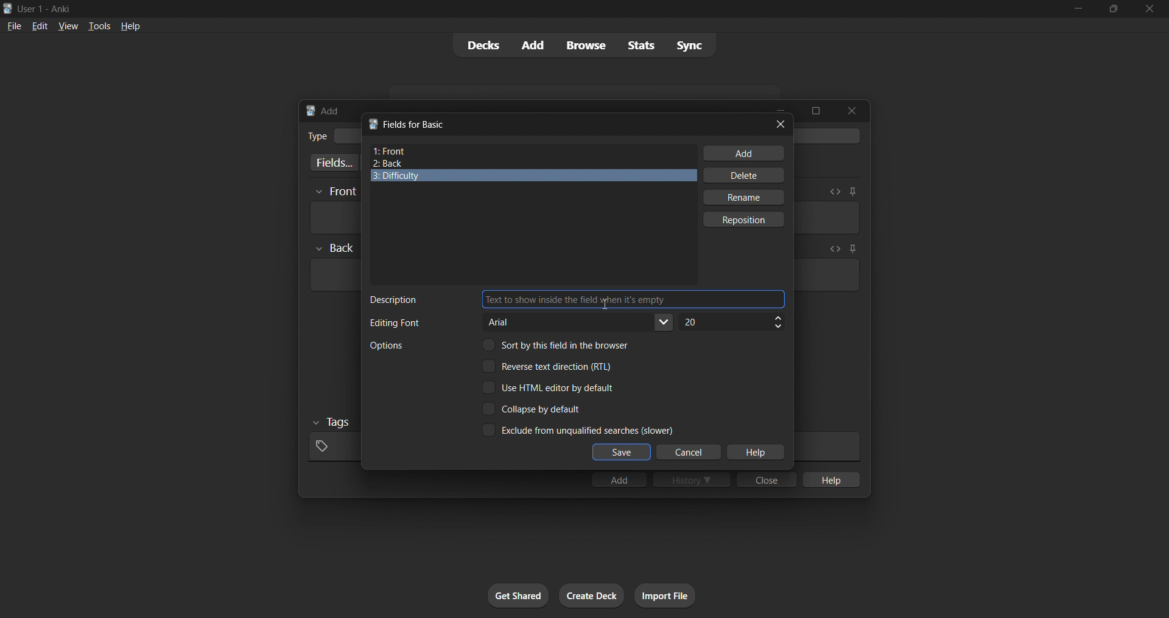  Describe the element at coordinates (317, 136) in the screenshot. I see `Text` at that location.